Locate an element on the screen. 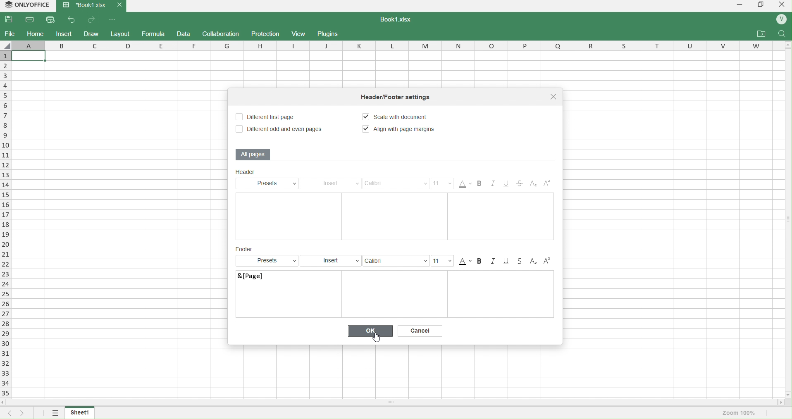 The width and height of the screenshot is (792, 419). home is located at coordinates (36, 33).